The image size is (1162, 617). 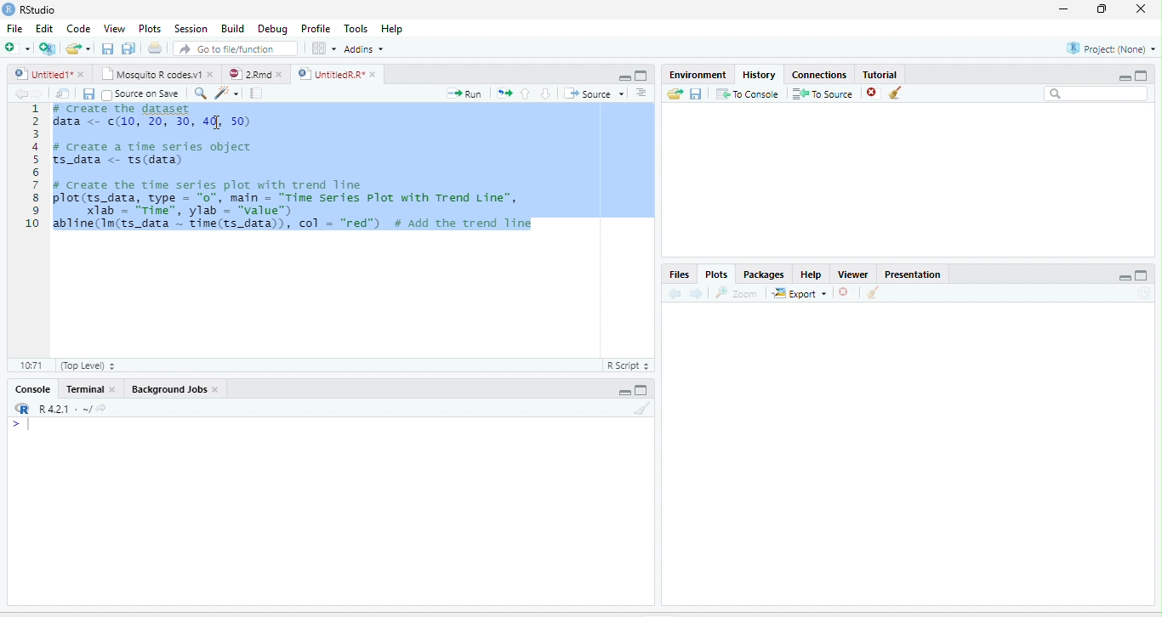 I want to click on close, so click(x=280, y=74).